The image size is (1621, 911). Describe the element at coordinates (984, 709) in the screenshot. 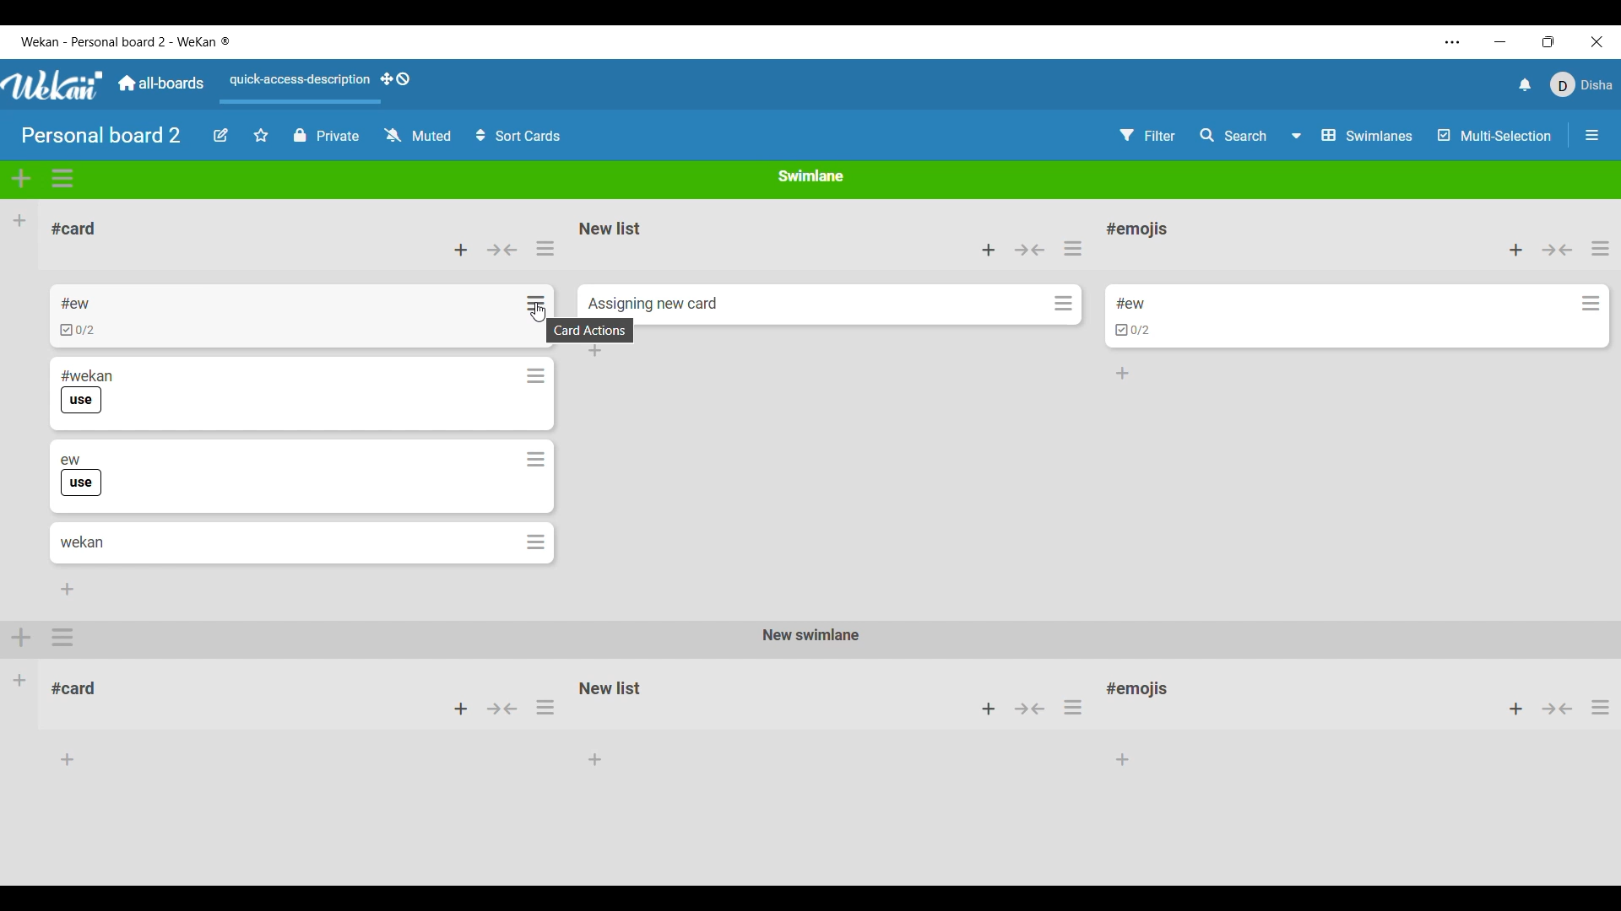

I see `add` at that location.